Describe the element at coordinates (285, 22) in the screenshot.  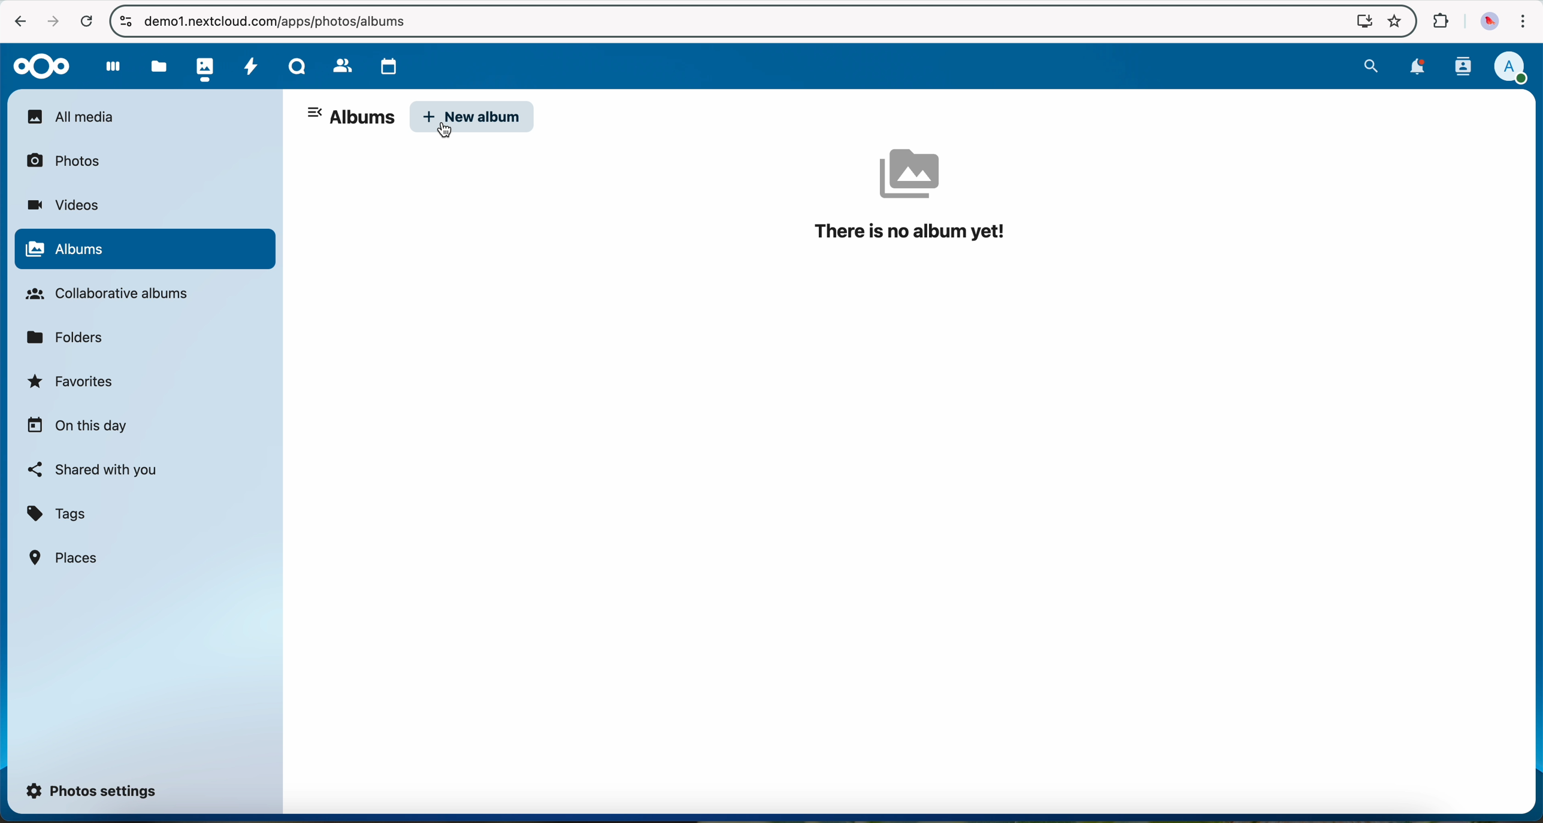
I see `url` at that location.